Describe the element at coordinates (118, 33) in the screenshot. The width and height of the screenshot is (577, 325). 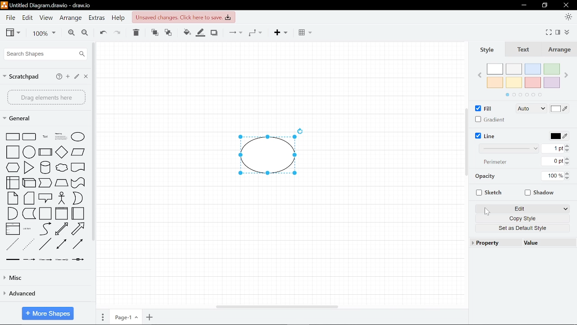
I see `Redo` at that location.